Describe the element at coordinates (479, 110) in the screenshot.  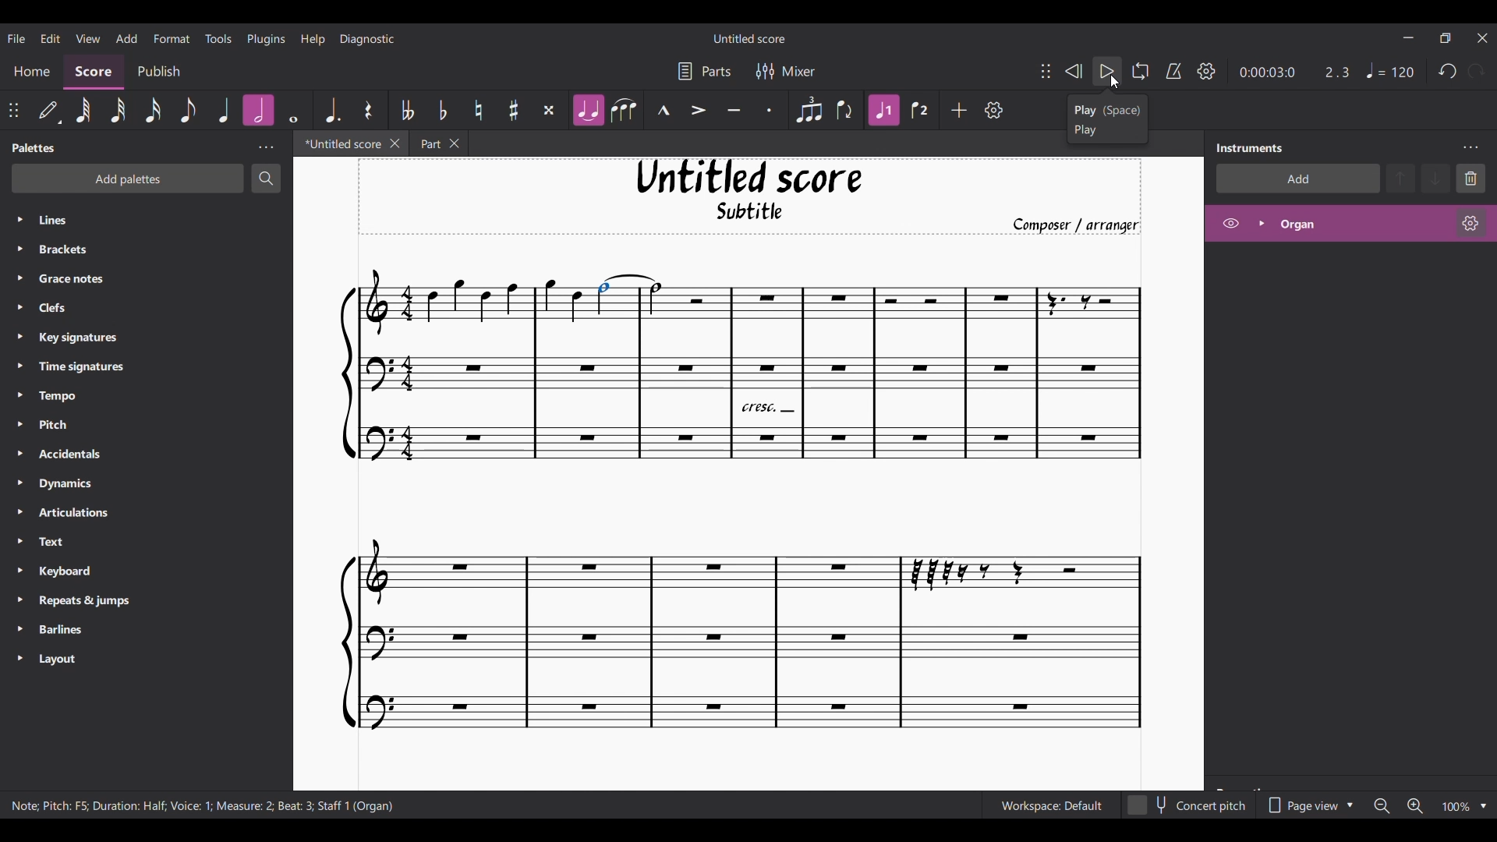
I see `Toggle natural` at that location.